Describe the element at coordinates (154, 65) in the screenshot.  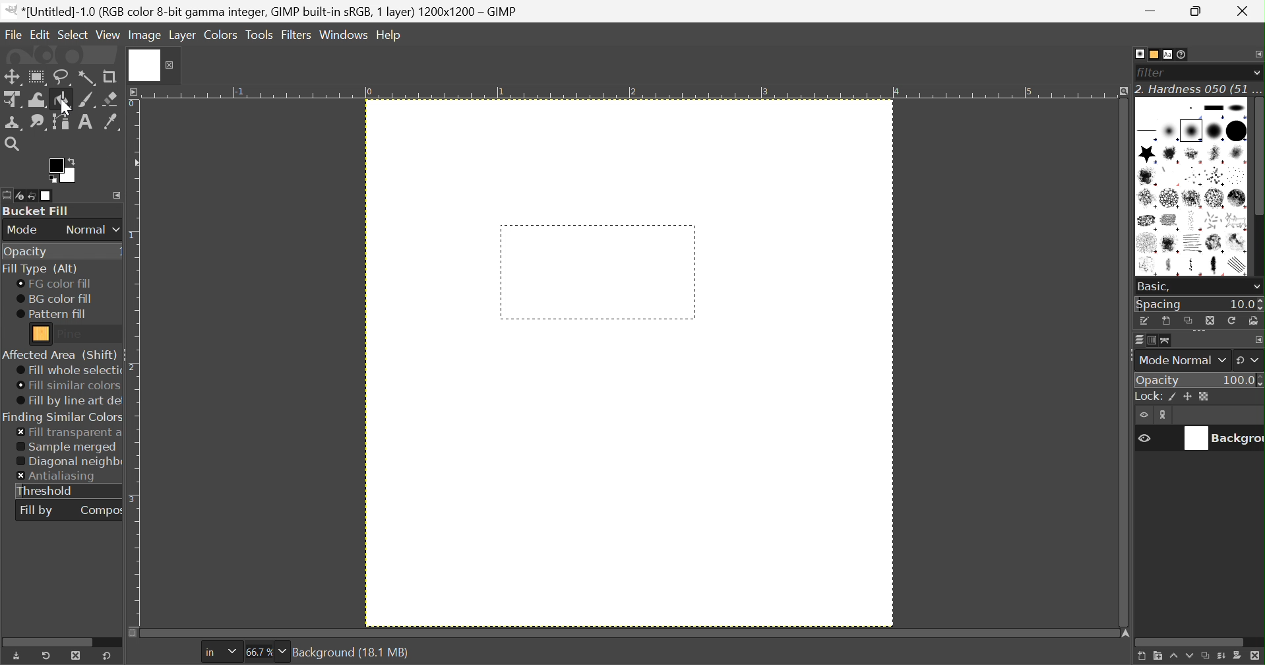
I see `Close` at that location.